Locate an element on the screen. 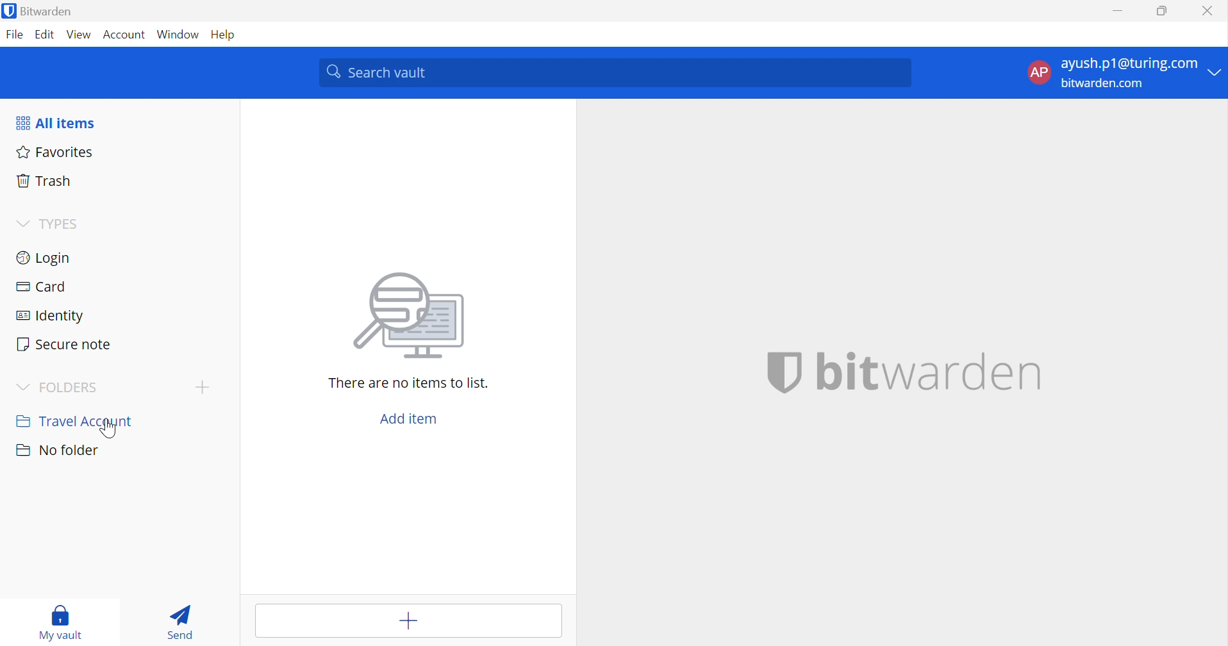 The image size is (1228, 646). Travel Account is located at coordinates (73, 420).